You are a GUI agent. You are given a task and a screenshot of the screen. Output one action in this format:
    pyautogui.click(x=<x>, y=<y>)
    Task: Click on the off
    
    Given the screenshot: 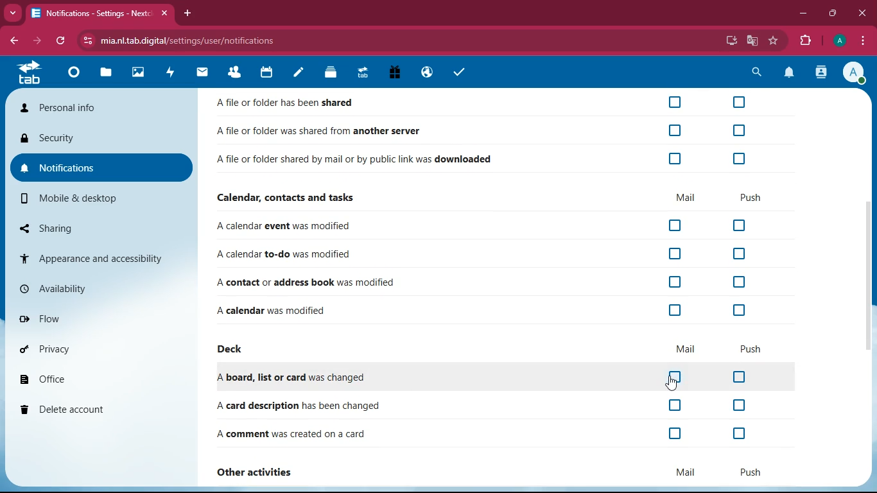 What is the action you would take?
    pyautogui.click(x=675, y=432)
    